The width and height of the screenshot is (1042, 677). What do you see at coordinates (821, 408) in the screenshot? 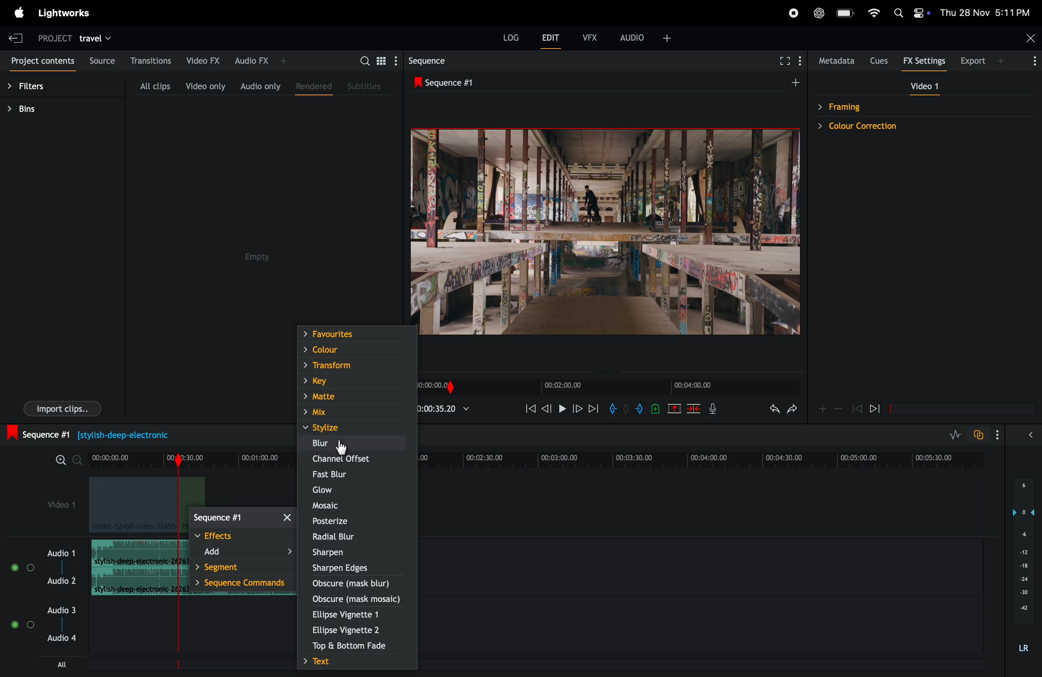
I see `add` at bounding box center [821, 408].